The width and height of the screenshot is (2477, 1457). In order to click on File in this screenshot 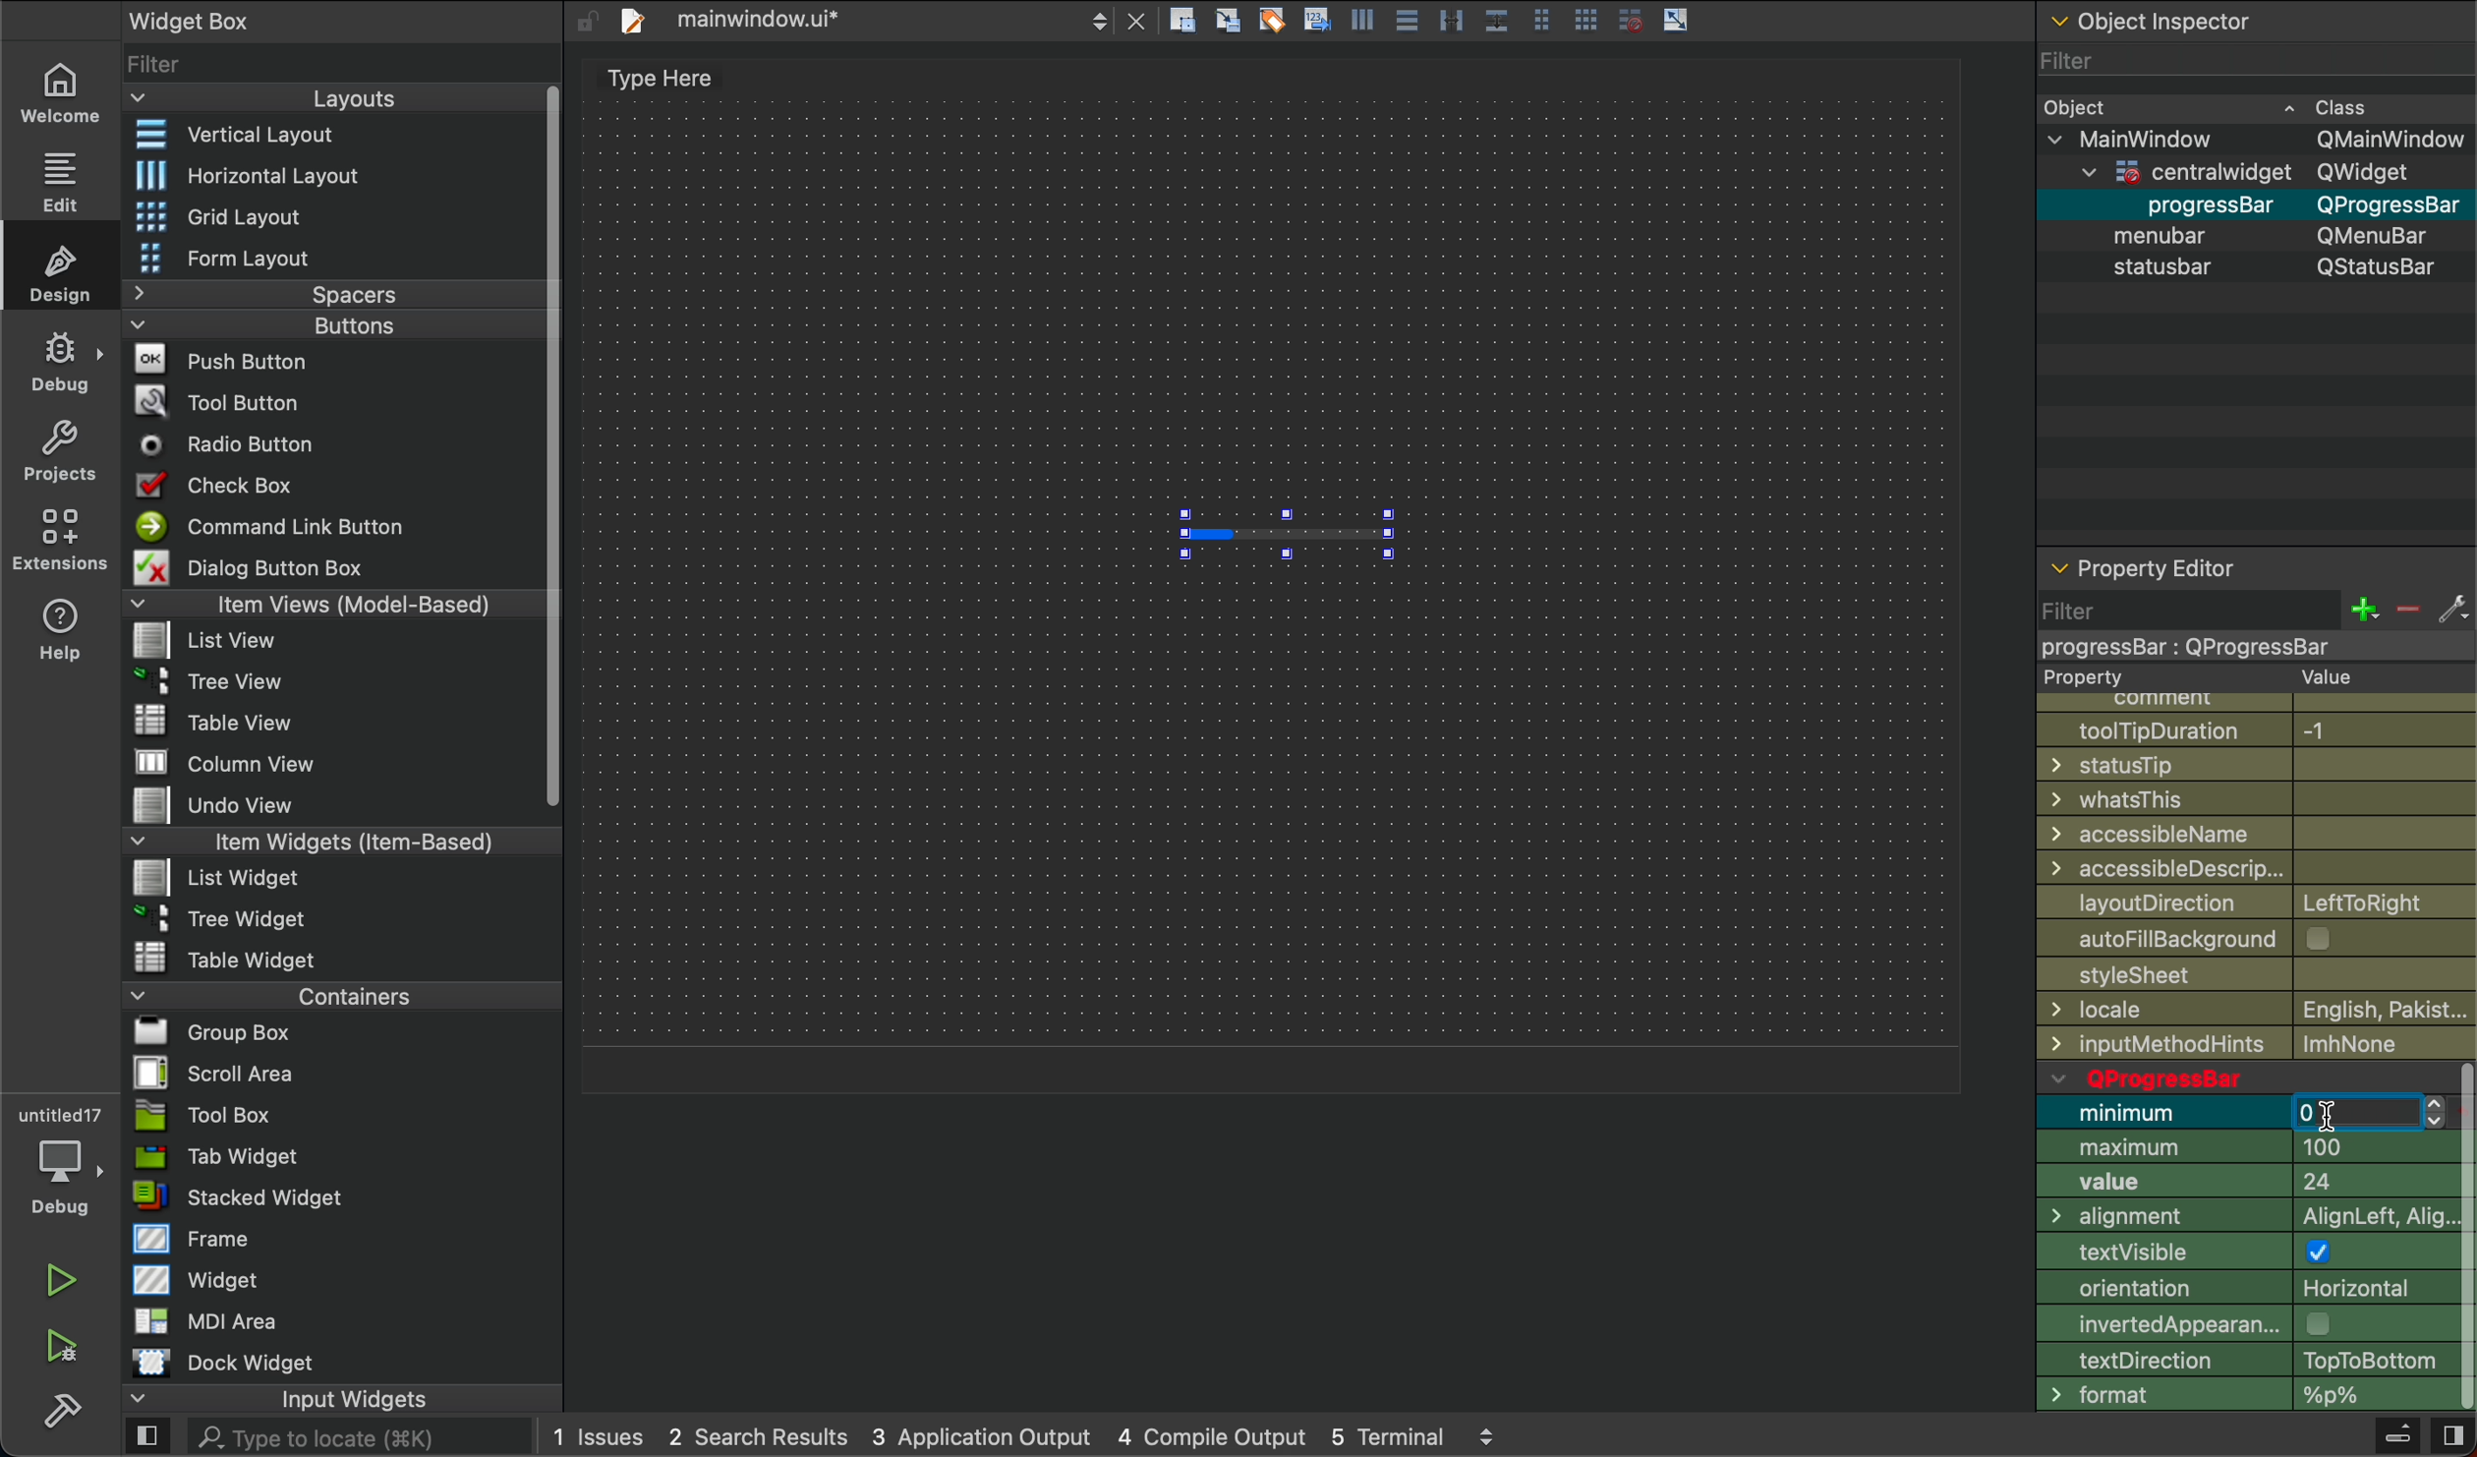, I will do `click(204, 1073)`.